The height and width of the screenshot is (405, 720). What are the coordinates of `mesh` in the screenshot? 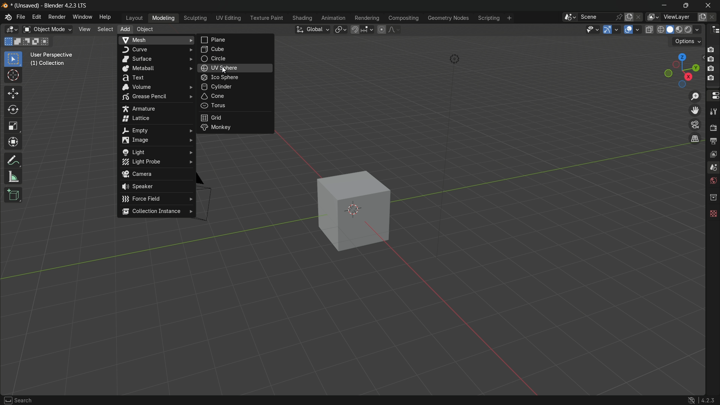 It's located at (156, 39).